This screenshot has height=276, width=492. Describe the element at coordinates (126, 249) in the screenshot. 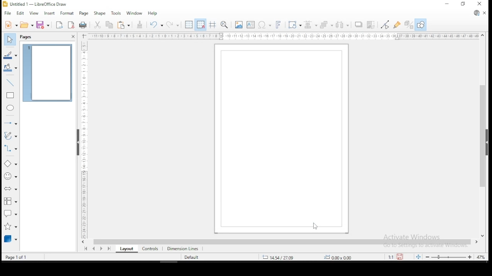

I see `layout` at that location.